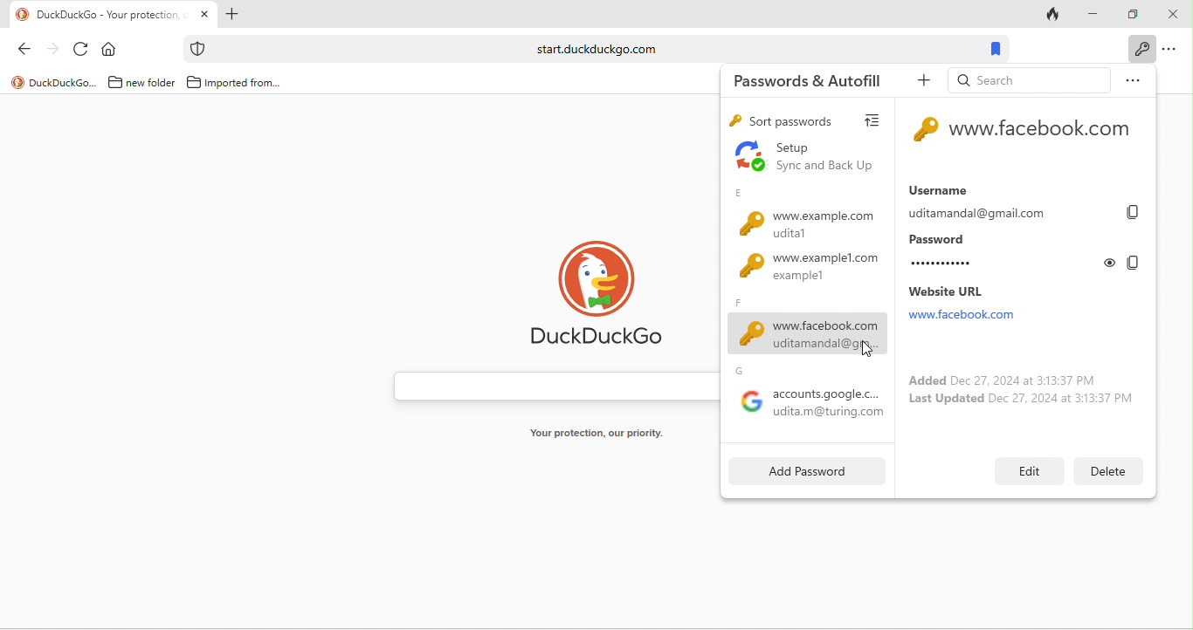 This screenshot has width=1193, height=630. I want to click on duckduckgo..., so click(54, 82).